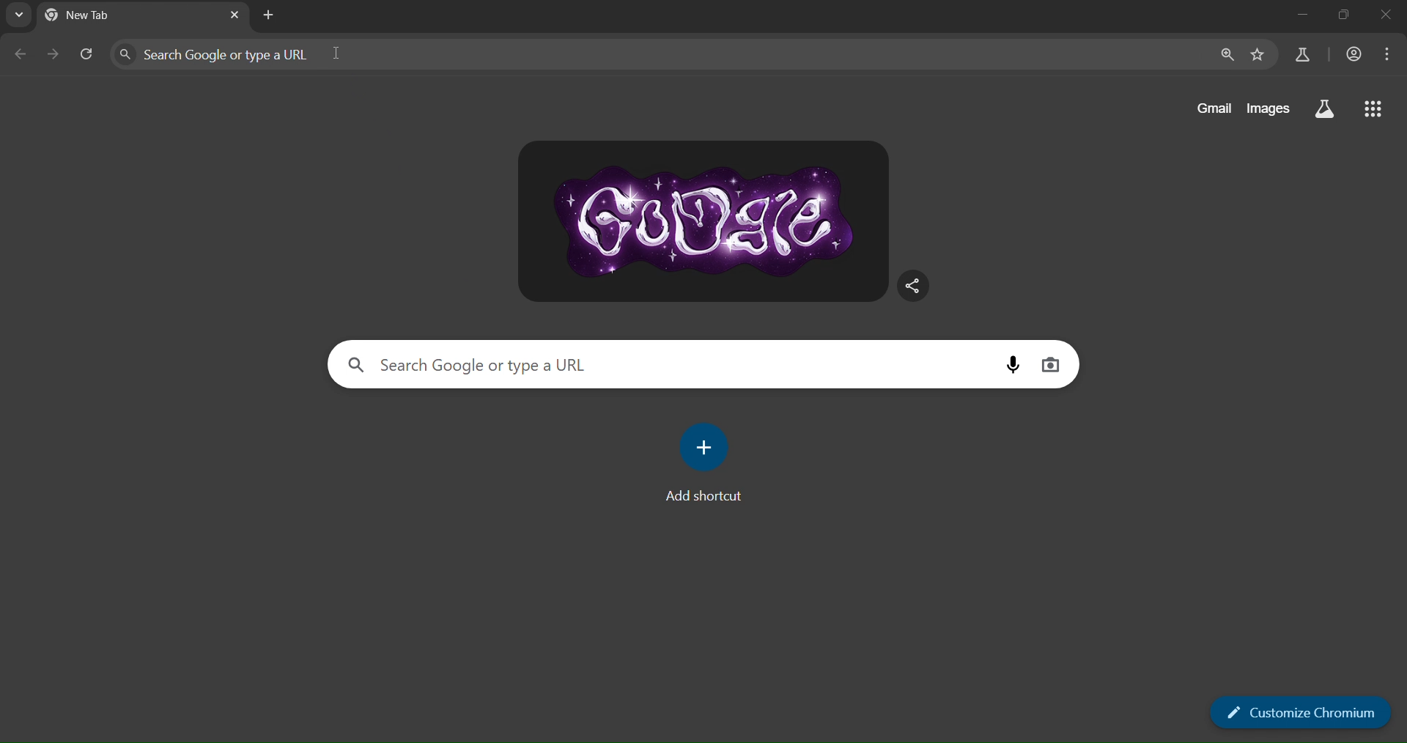 The height and width of the screenshot is (743, 1407). What do you see at coordinates (272, 16) in the screenshot?
I see `new tab` at bounding box center [272, 16].